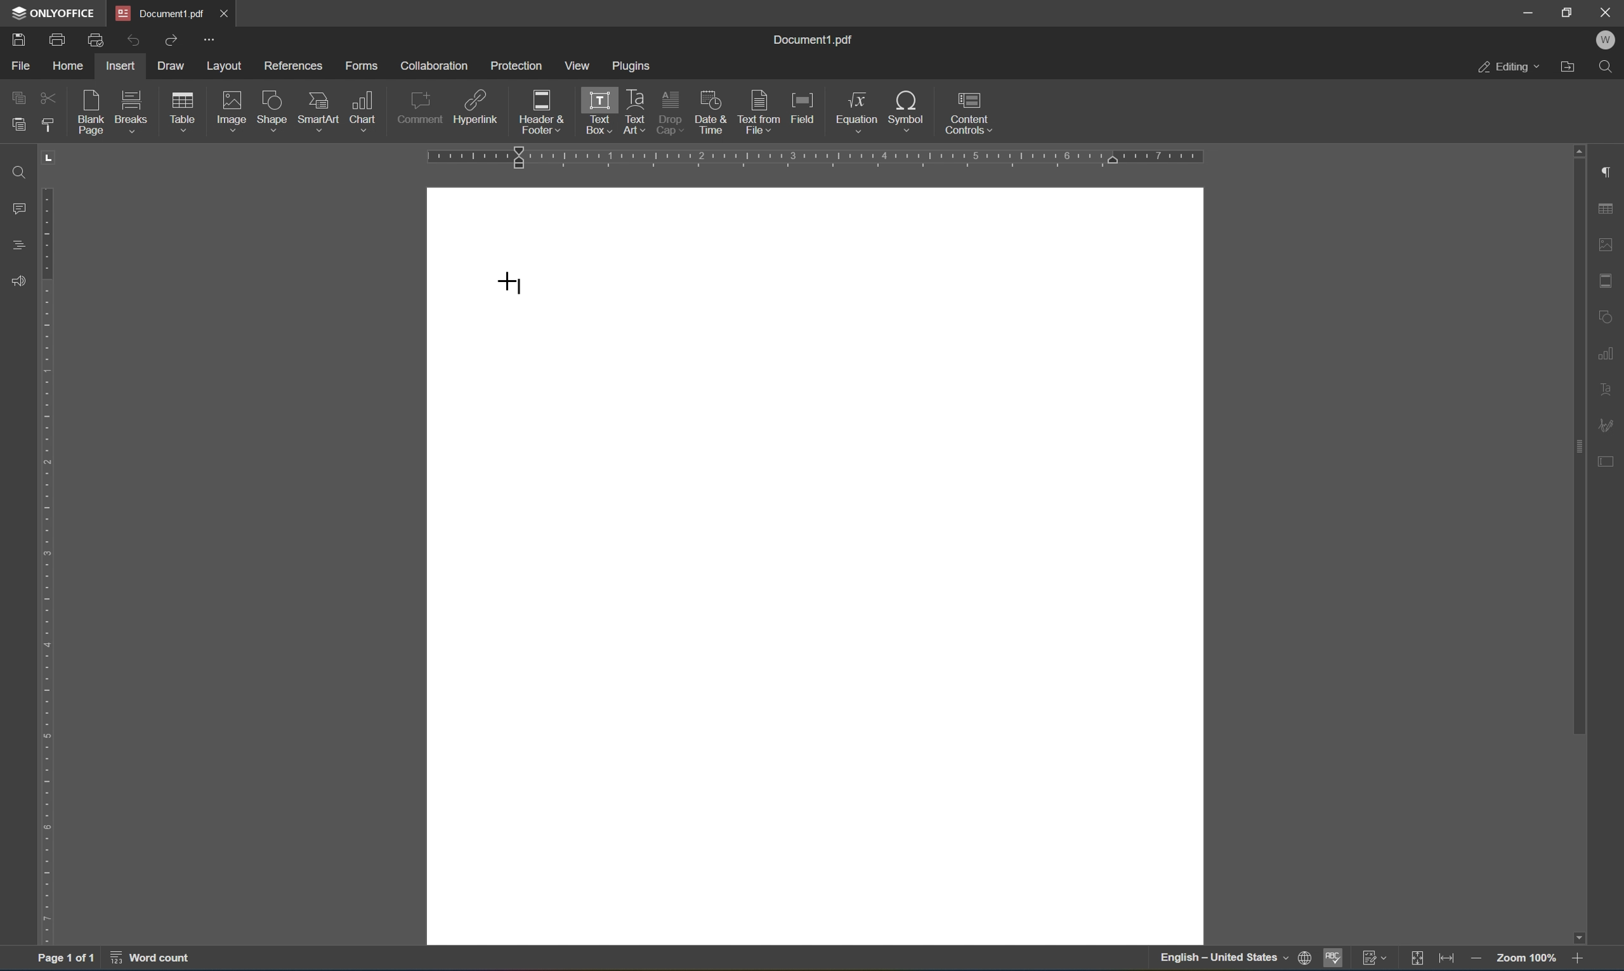 Image resolution: width=1624 pixels, height=971 pixels. I want to click on Comments, so click(22, 209).